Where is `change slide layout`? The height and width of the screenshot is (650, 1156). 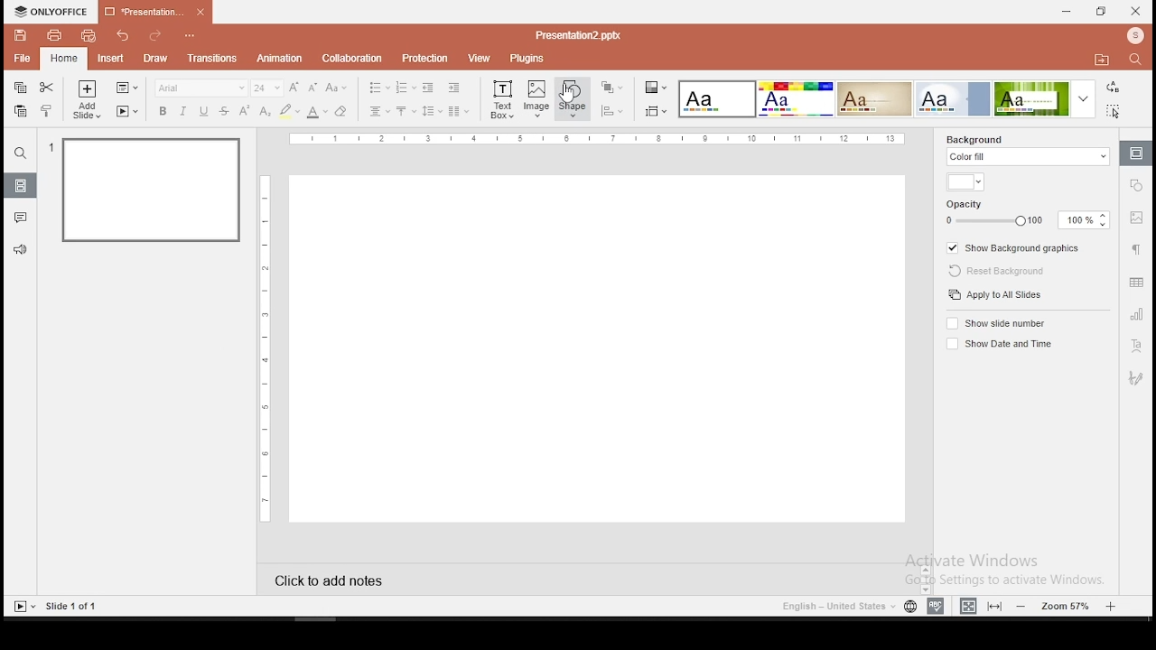
change slide layout is located at coordinates (126, 88).